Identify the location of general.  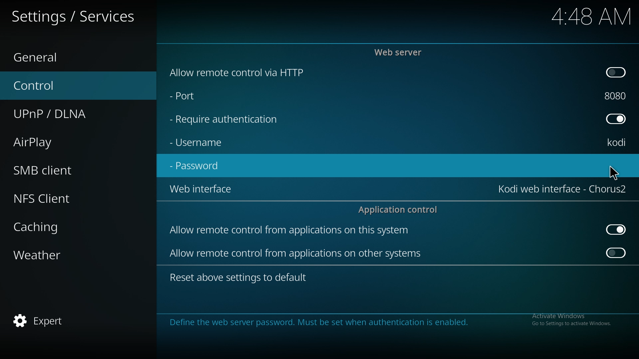
(47, 55).